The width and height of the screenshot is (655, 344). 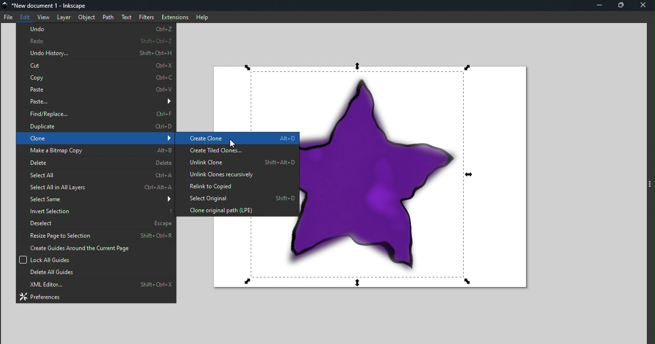 I want to click on Select all in all layers, so click(x=94, y=187).